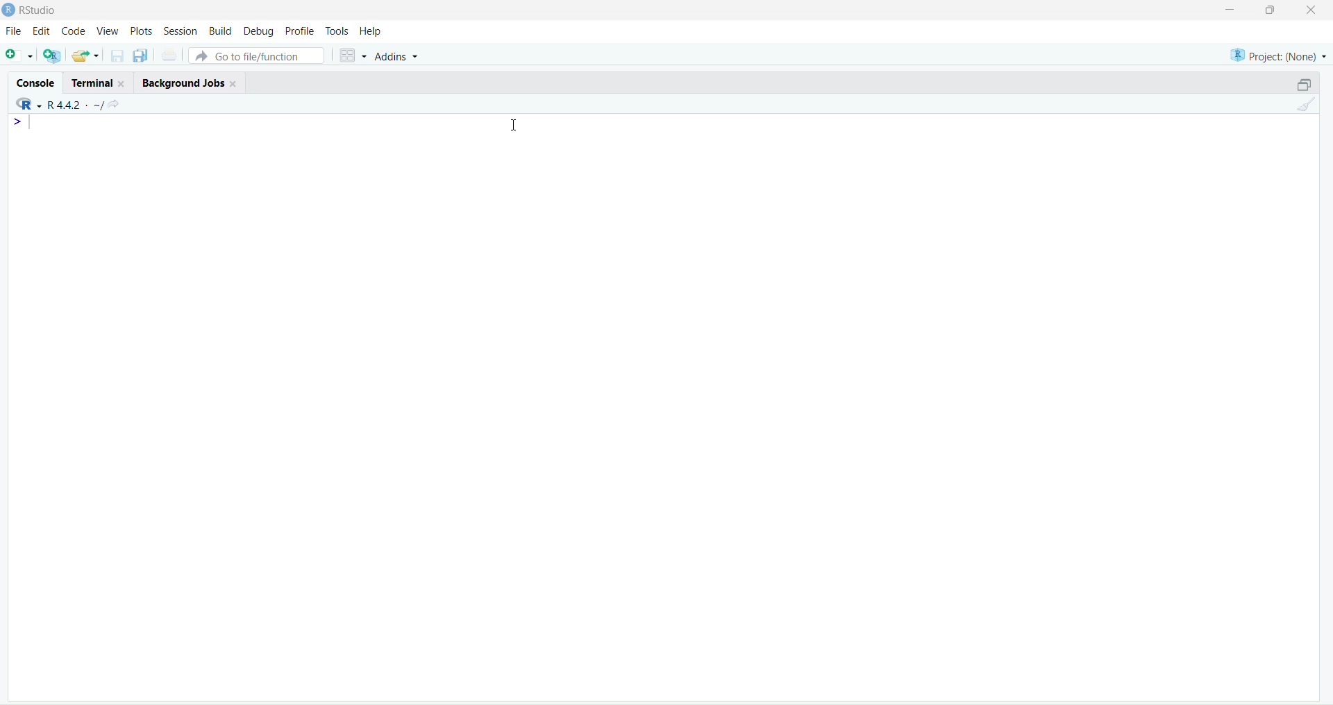 The width and height of the screenshot is (1333, 705). I want to click on grid, so click(354, 56).